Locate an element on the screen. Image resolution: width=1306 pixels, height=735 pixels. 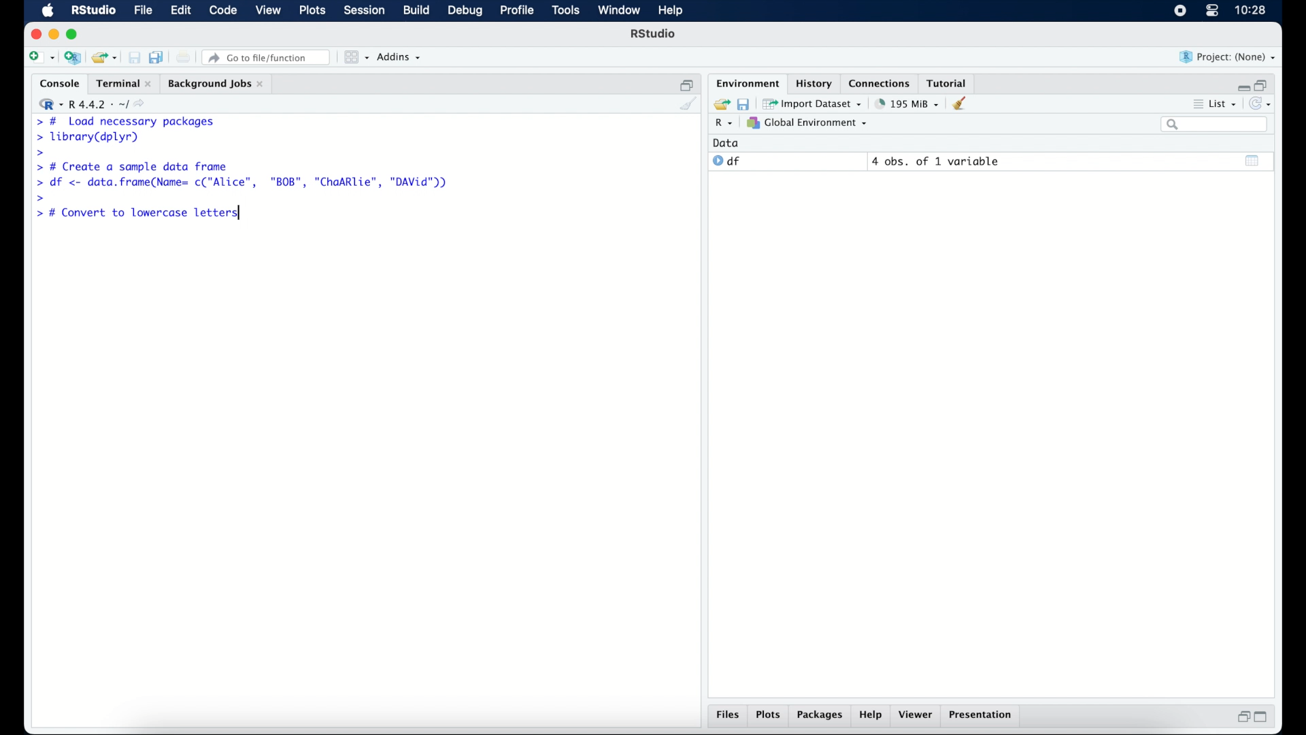
command prompt is located at coordinates (37, 153).